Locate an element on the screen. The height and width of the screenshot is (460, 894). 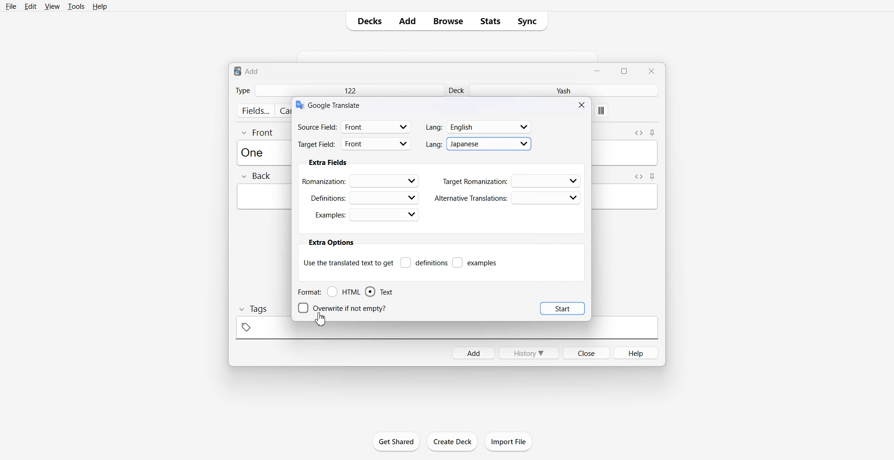
Close is located at coordinates (651, 71).